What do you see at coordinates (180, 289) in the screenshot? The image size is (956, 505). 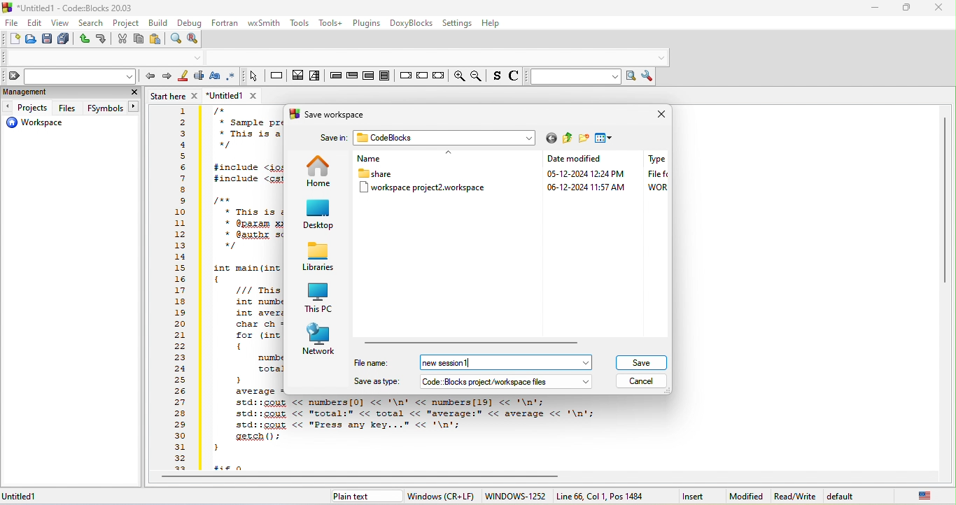 I see `line number` at bounding box center [180, 289].